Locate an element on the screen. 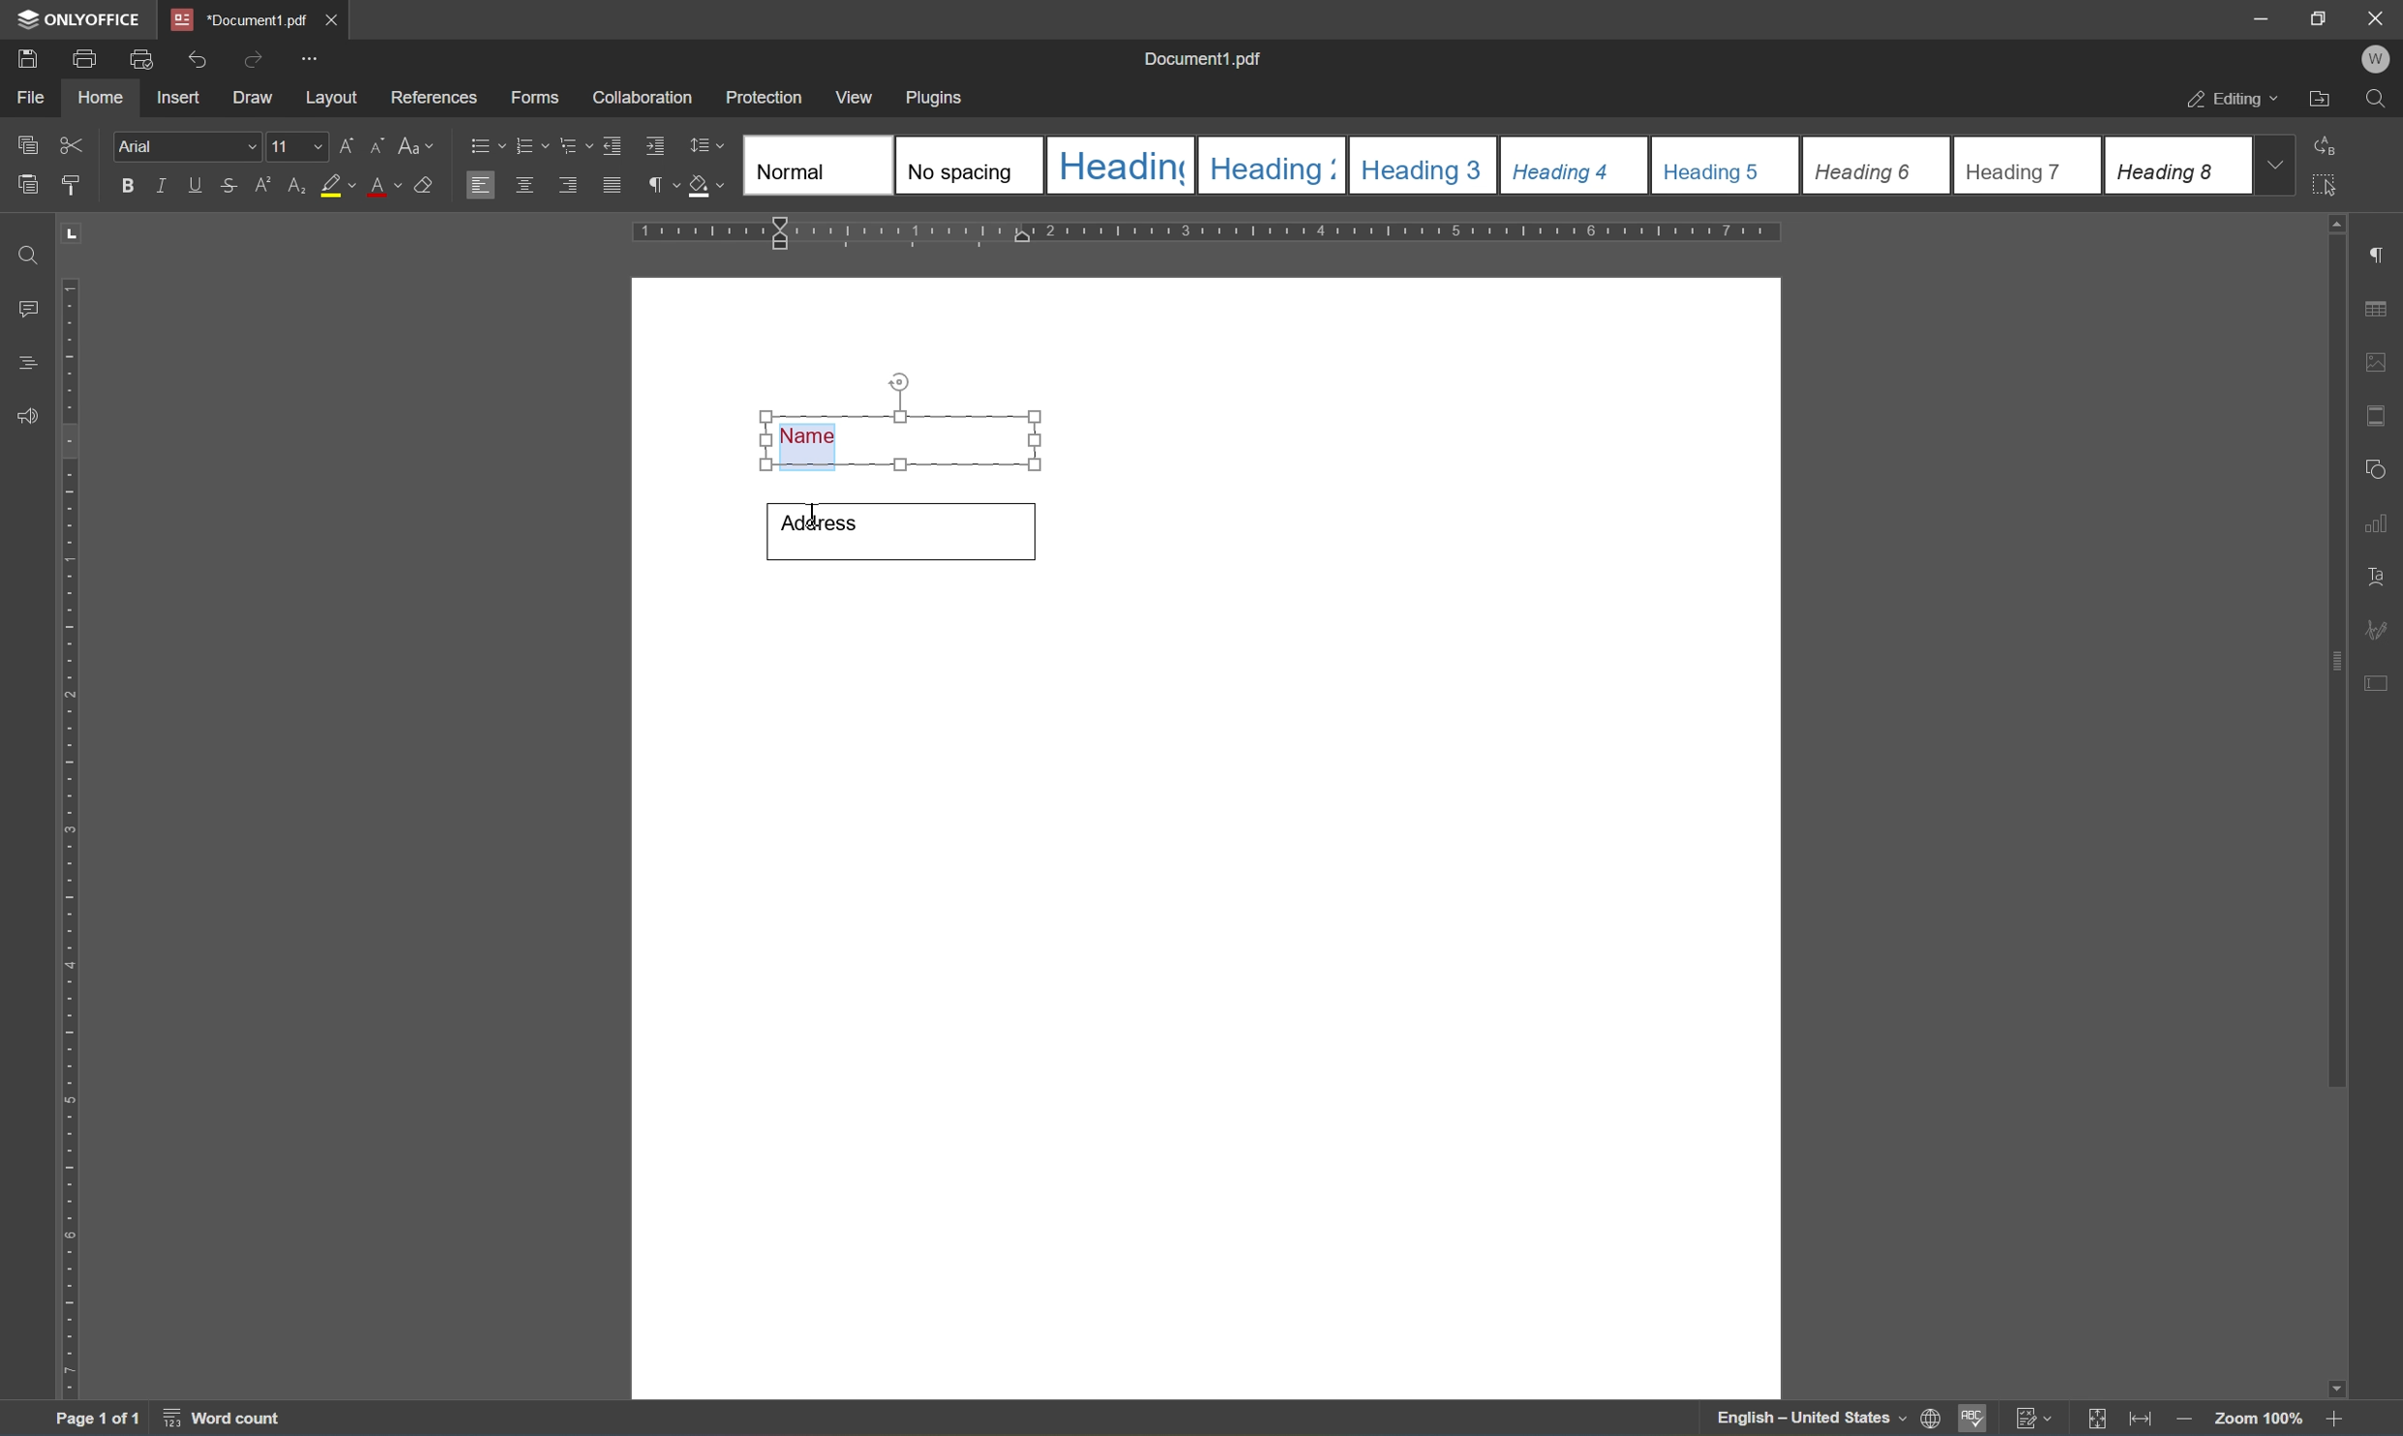  feedback and support is located at coordinates (23, 416).